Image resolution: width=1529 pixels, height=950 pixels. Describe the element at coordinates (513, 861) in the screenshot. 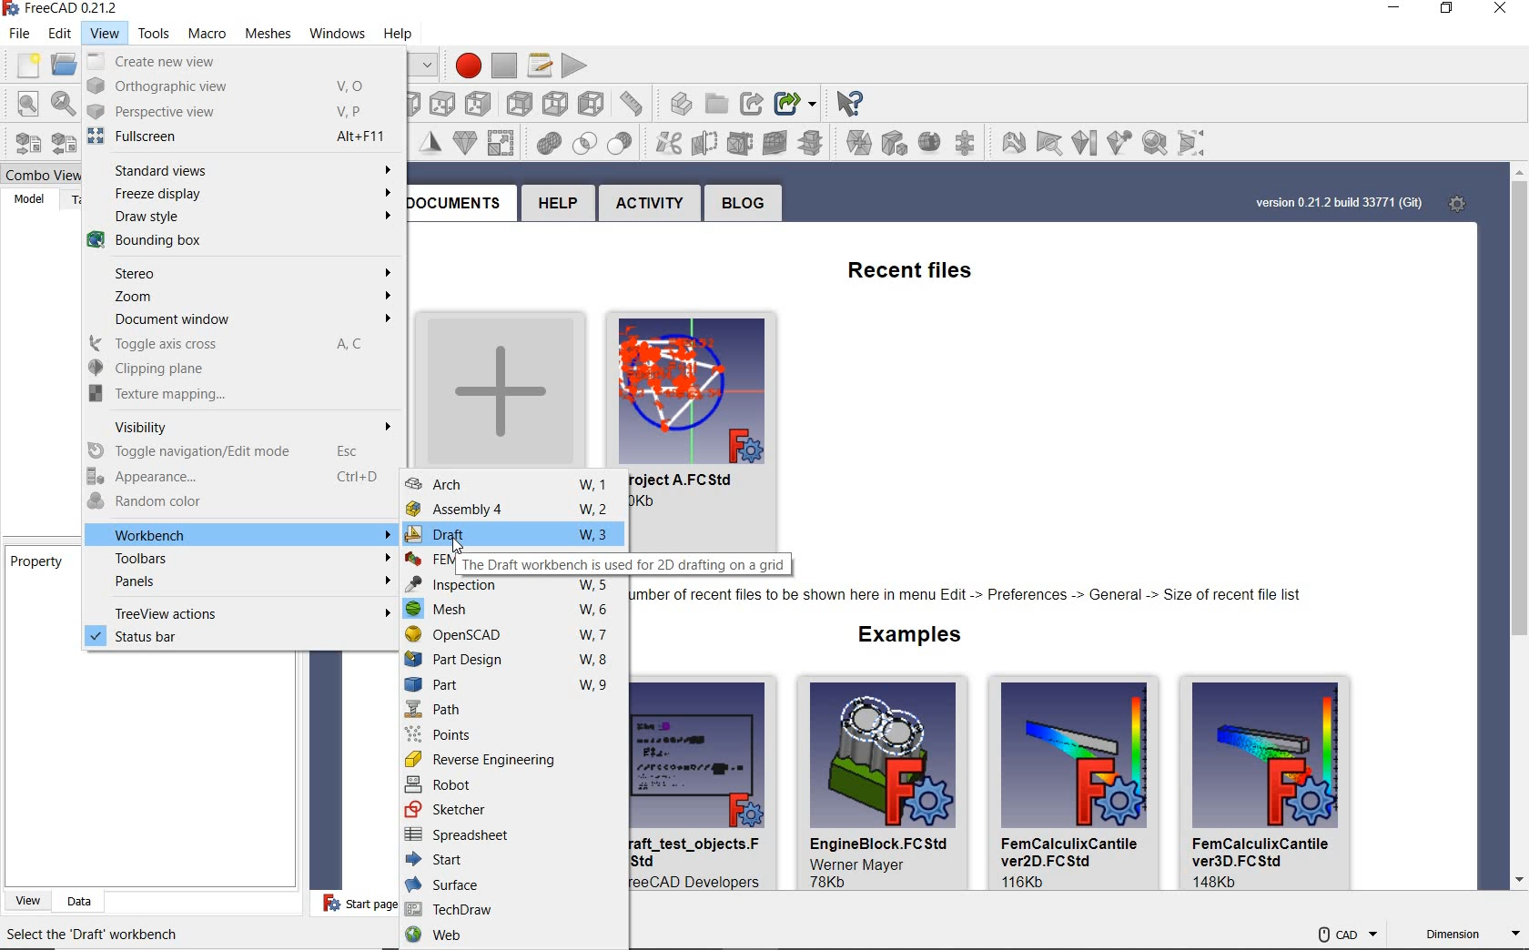

I see `start` at that location.